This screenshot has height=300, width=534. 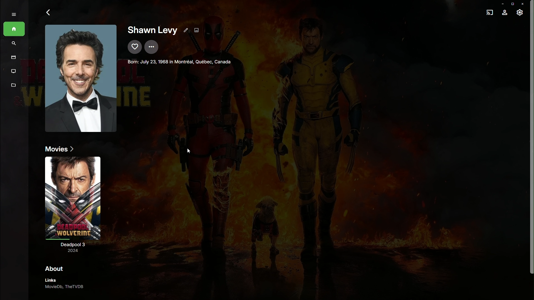 What do you see at coordinates (519, 12) in the screenshot?
I see `Settings` at bounding box center [519, 12].